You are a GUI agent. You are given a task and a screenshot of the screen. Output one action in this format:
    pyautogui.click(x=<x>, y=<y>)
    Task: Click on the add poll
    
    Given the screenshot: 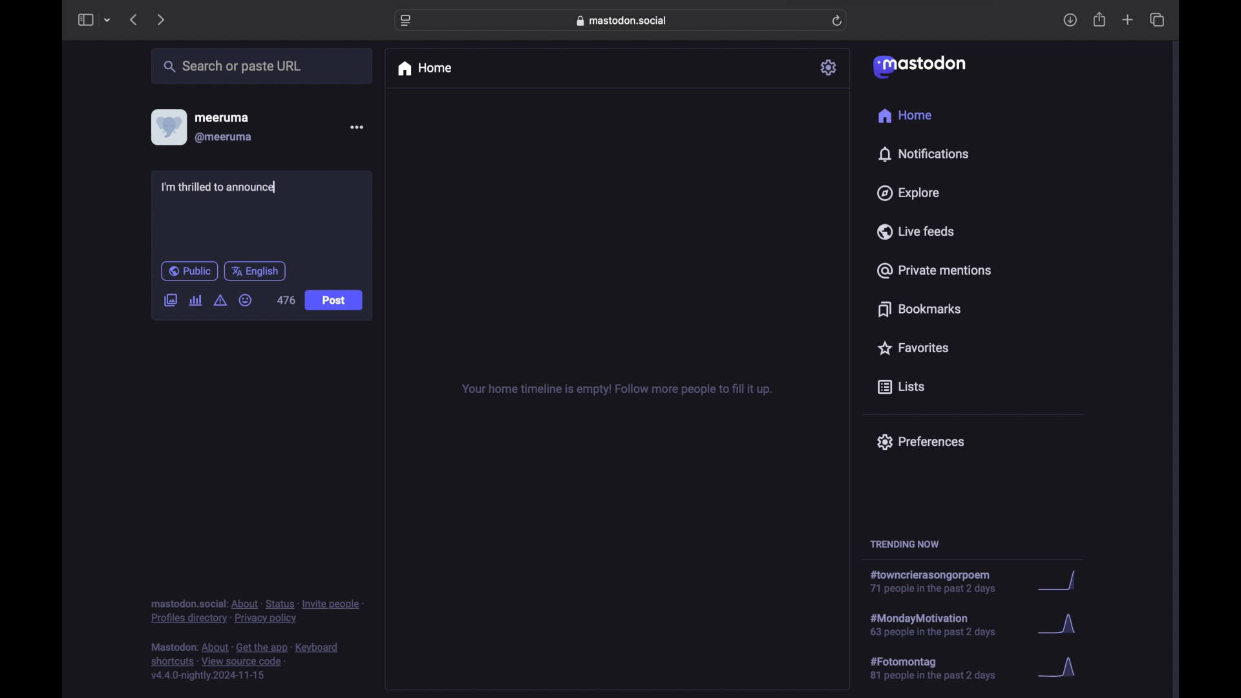 What is the action you would take?
    pyautogui.click(x=196, y=301)
    